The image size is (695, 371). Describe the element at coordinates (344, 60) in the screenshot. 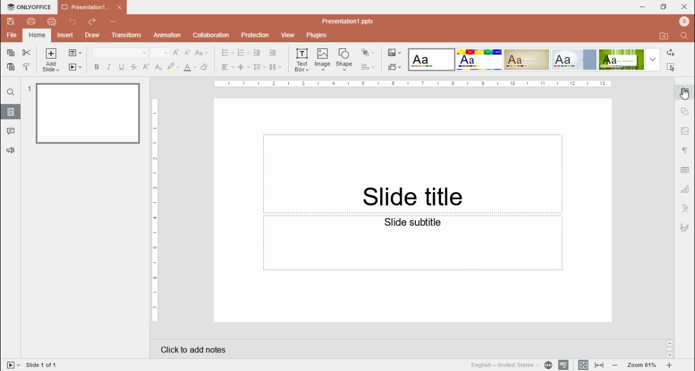

I see `shape` at that location.